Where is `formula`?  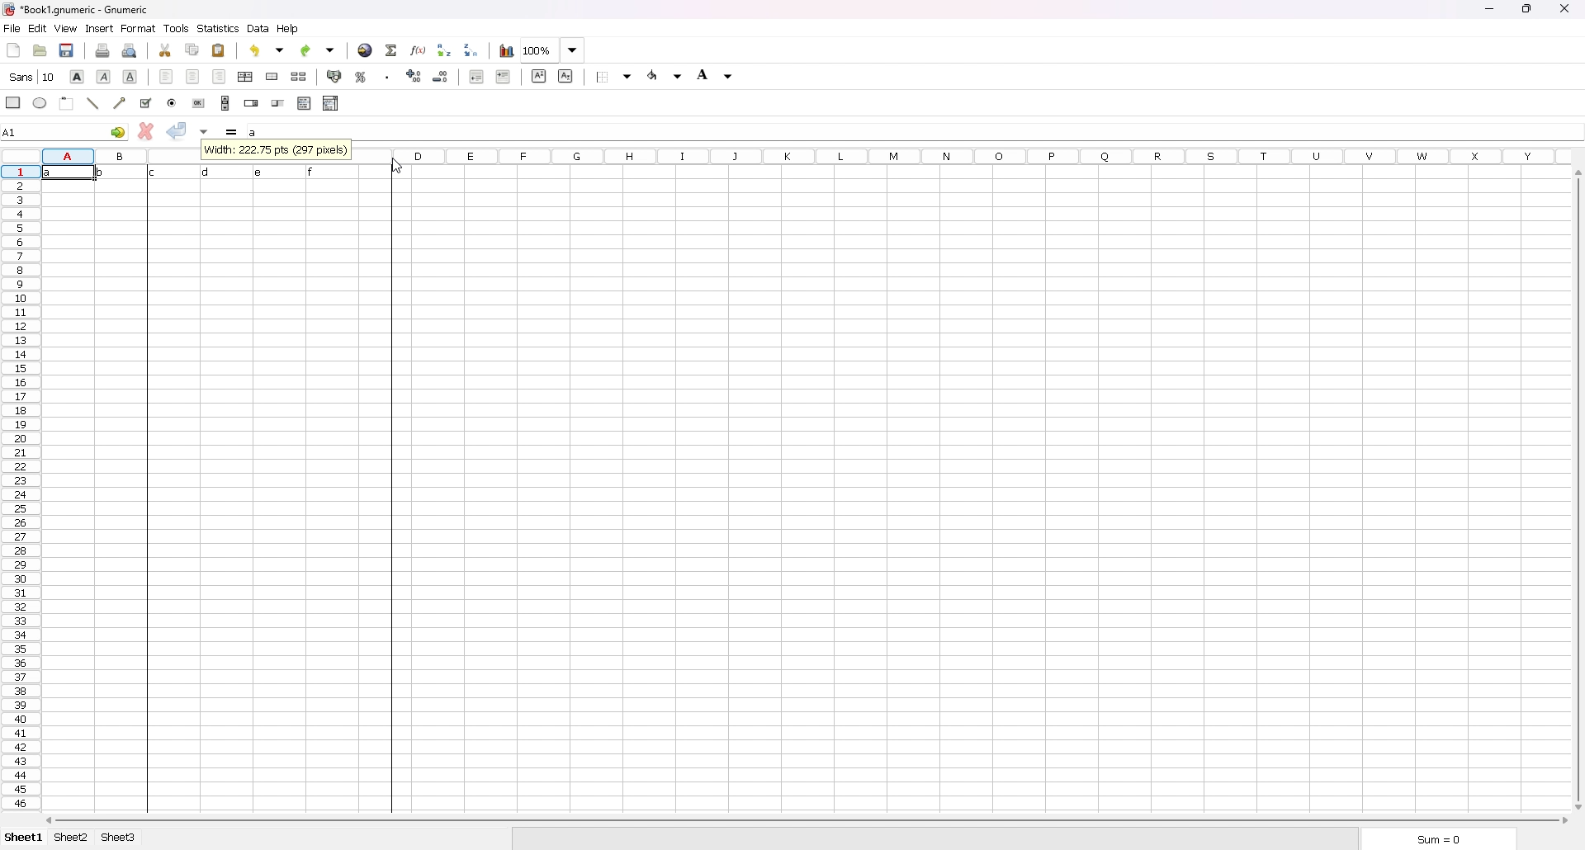 formula is located at coordinates (233, 132).